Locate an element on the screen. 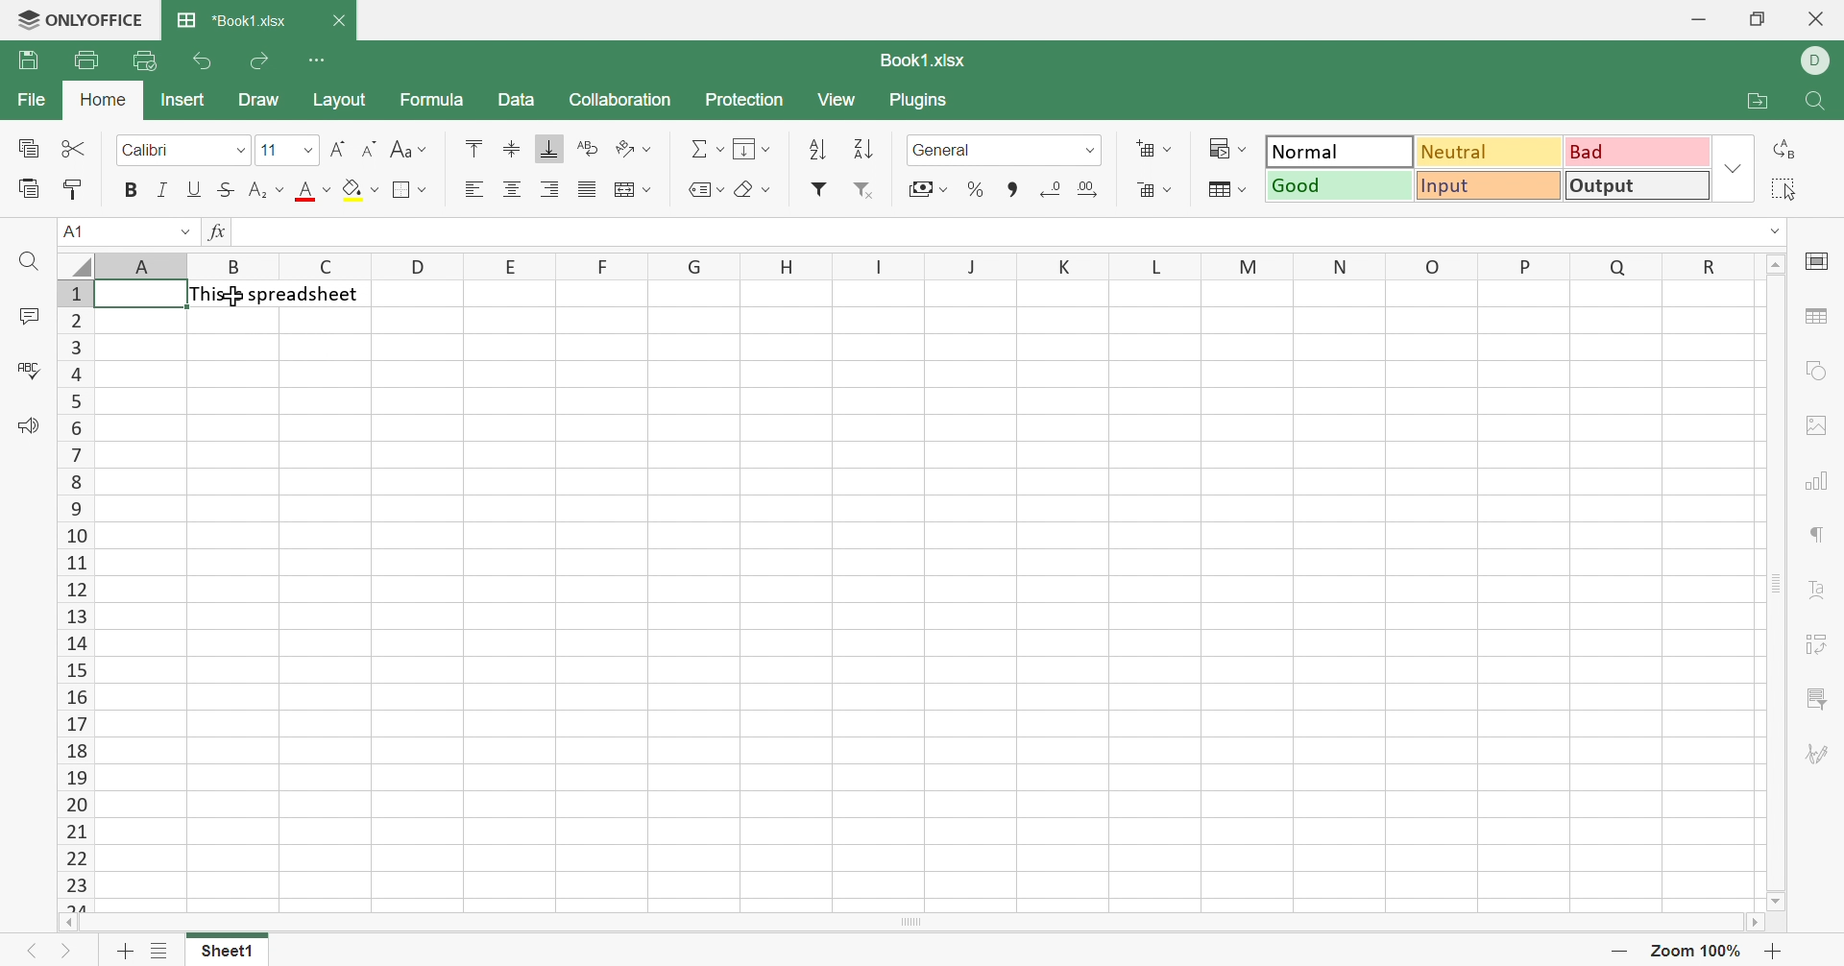  Strikethrough is located at coordinates (228, 188).